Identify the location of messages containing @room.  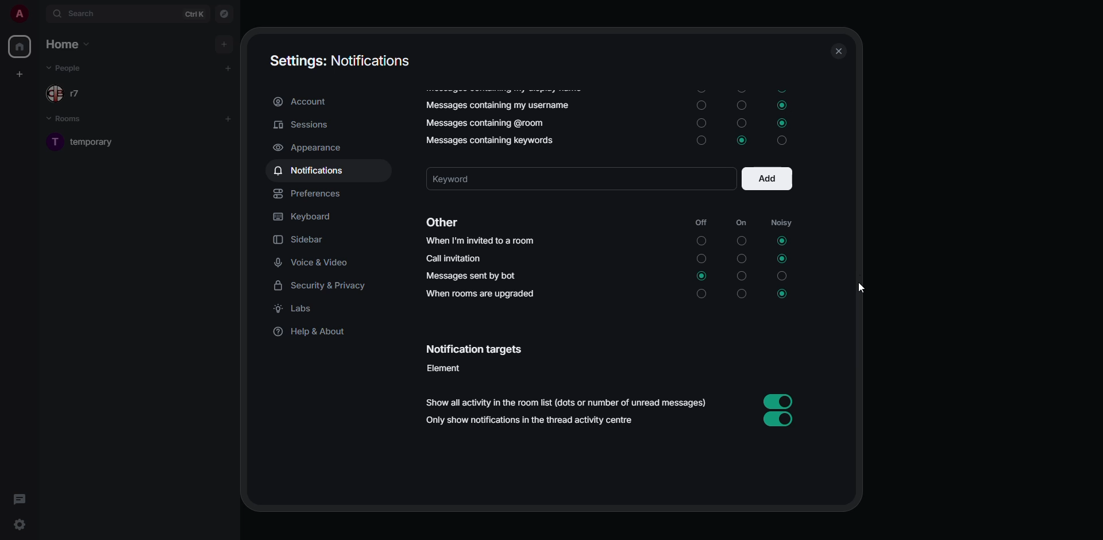
(482, 124).